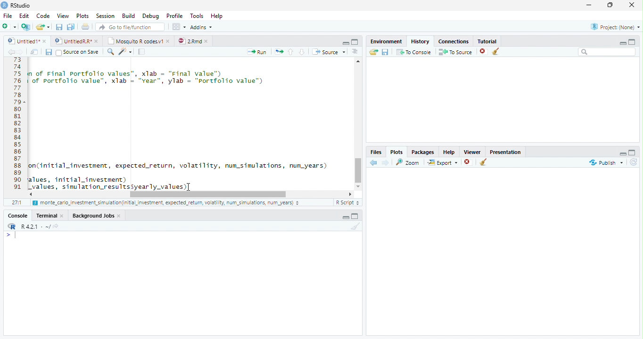 This screenshot has height=339, width=643. What do you see at coordinates (374, 162) in the screenshot?
I see `Go to previous plot` at bounding box center [374, 162].